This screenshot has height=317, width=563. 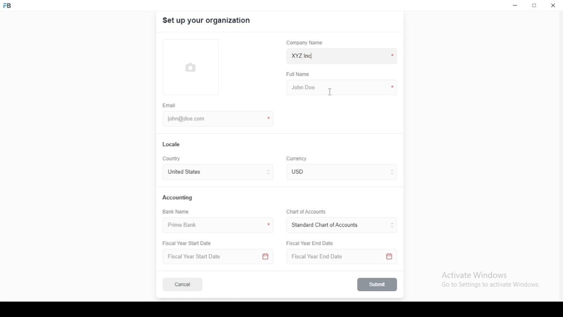 I want to click on submit, so click(x=378, y=284).